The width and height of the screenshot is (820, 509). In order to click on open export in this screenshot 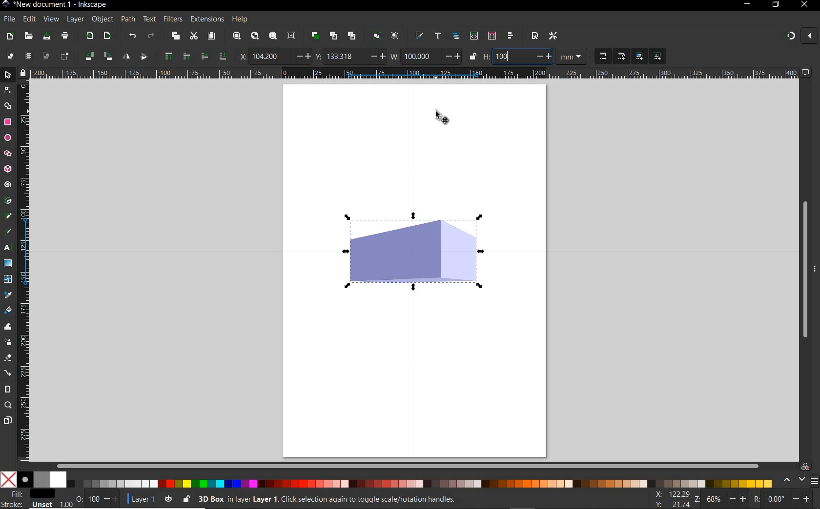, I will do `click(107, 35)`.